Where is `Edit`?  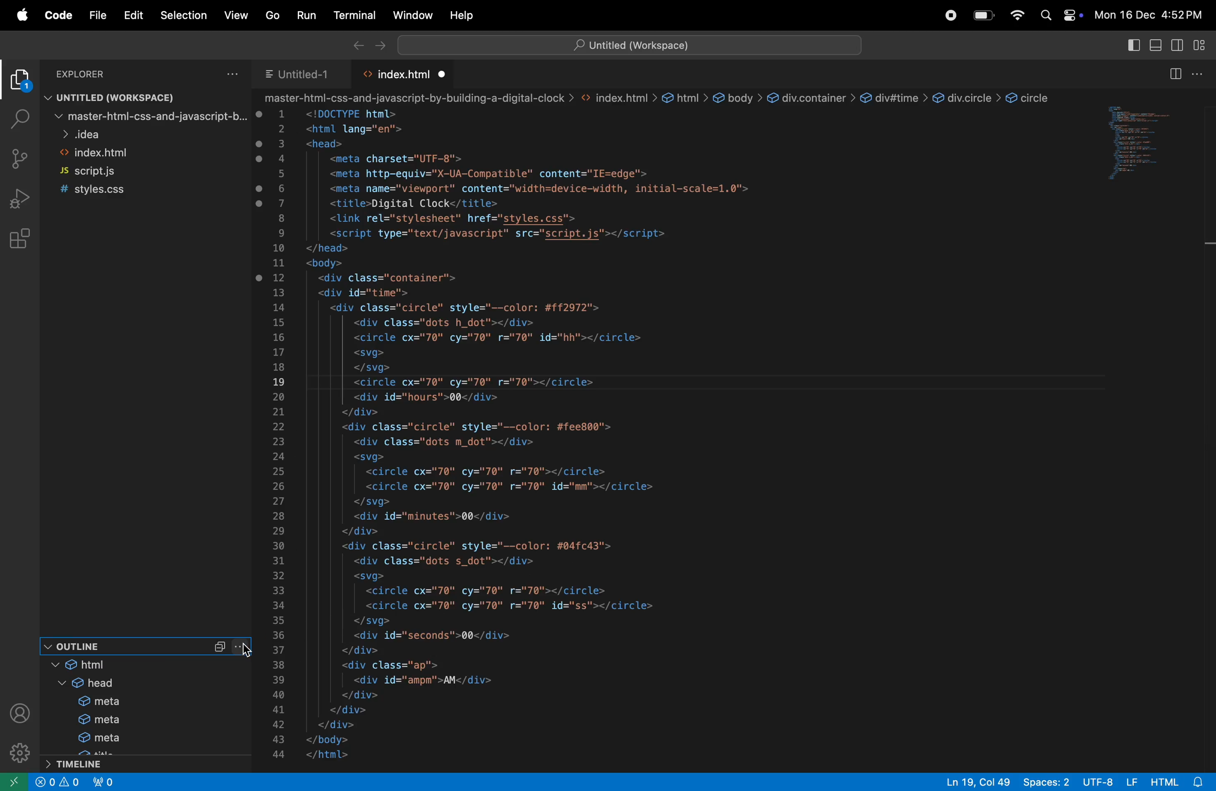 Edit is located at coordinates (127, 15).